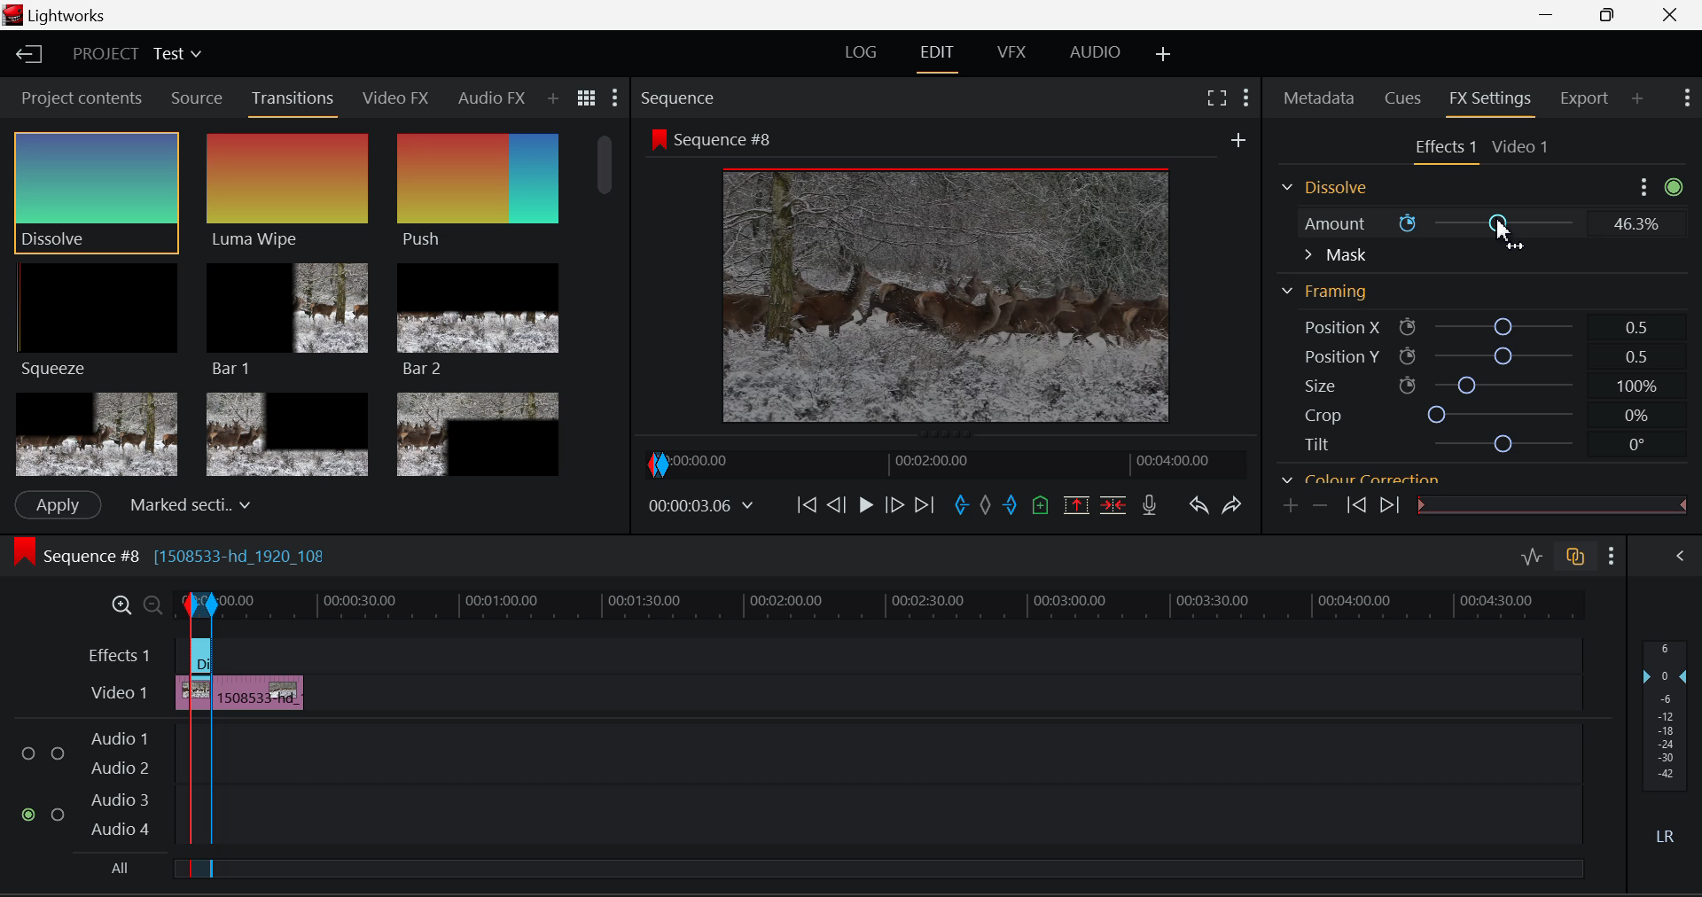 This screenshot has height=897, width=1702. I want to click on Audio 4, so click(119, 829).